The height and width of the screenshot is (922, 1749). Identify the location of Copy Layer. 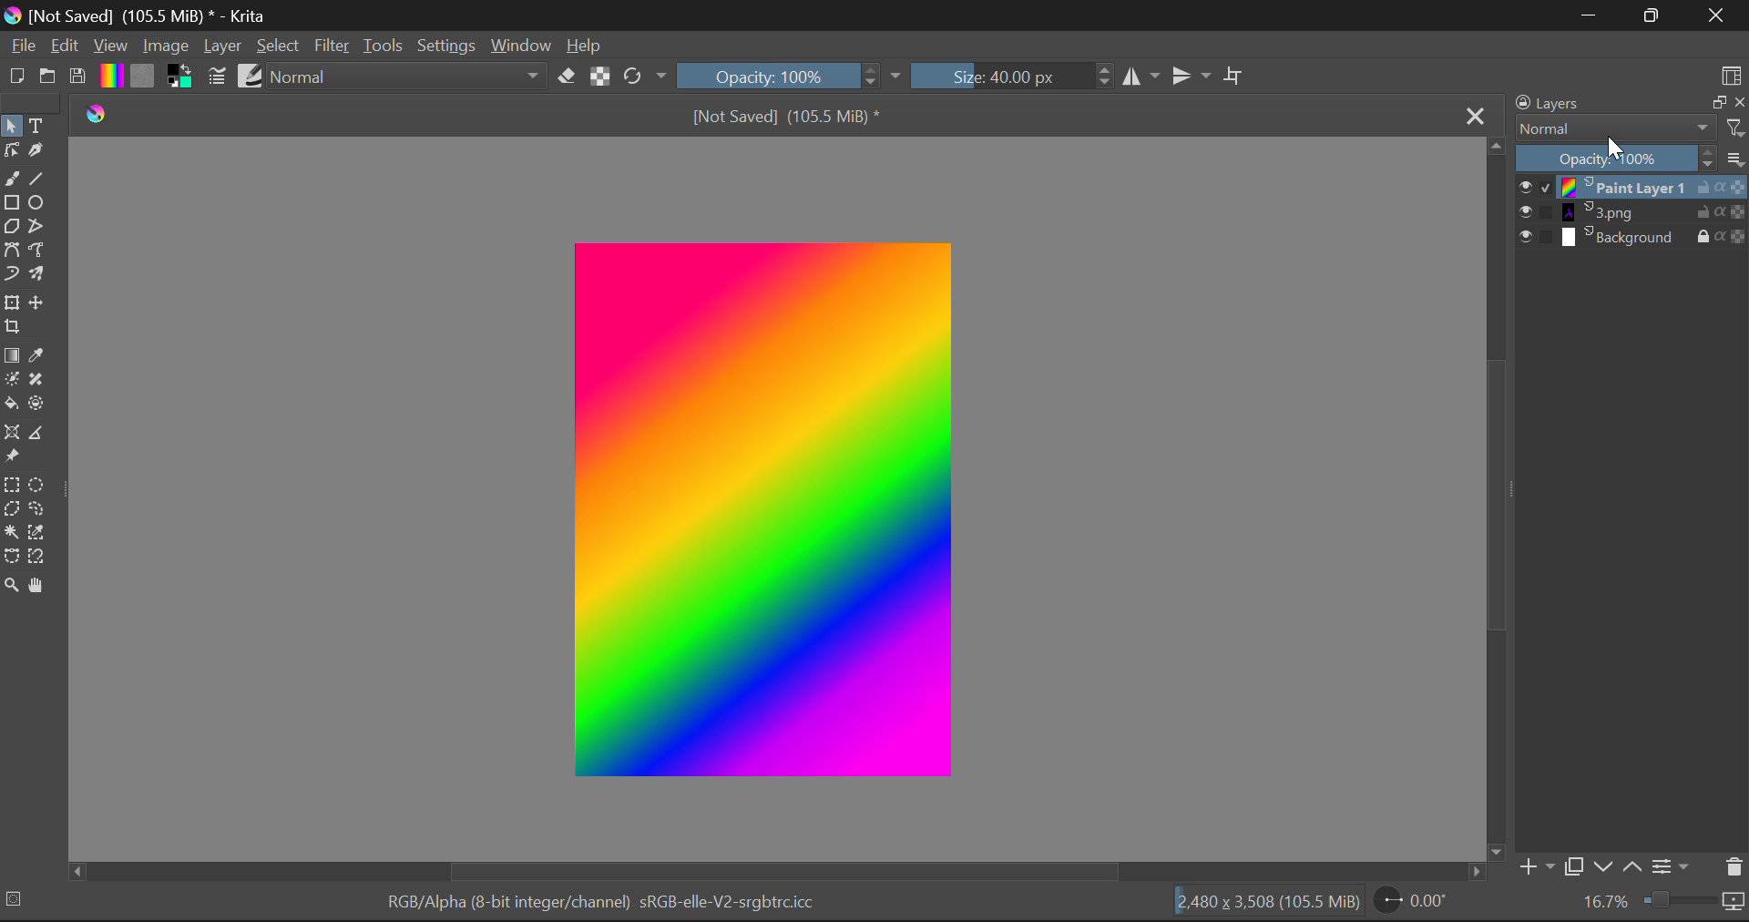
(1713, 103).